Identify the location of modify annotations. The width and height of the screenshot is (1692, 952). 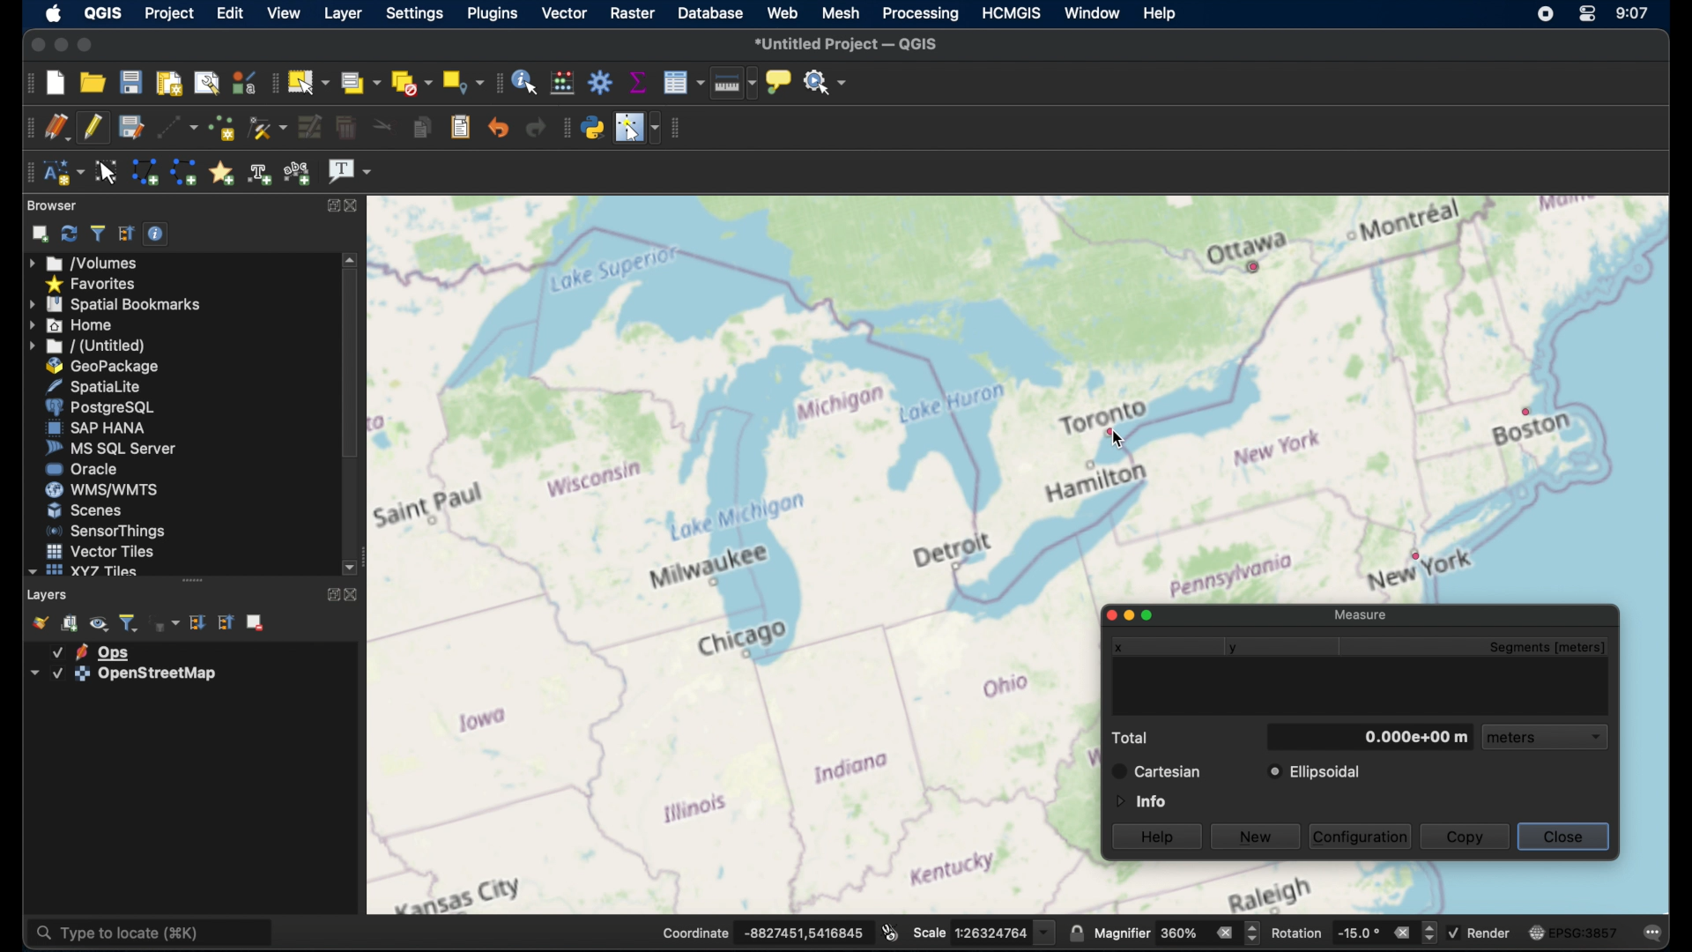
(108, 171).